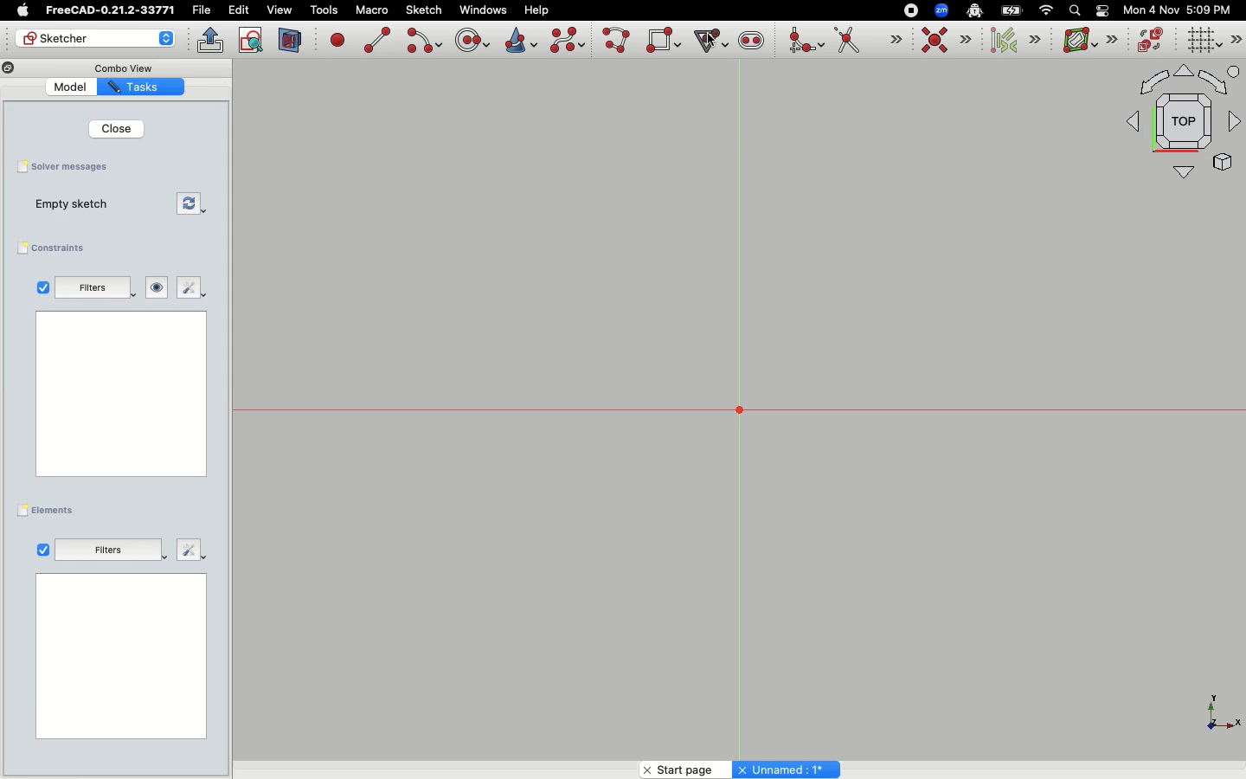  What do you see at coordinates (211, 40) in the screenshot?
I see `Leave sketch` at bounding box center [211, 40].